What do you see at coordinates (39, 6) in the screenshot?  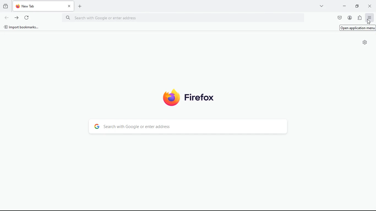 I see `new tab` at bounding box center [39, 6].